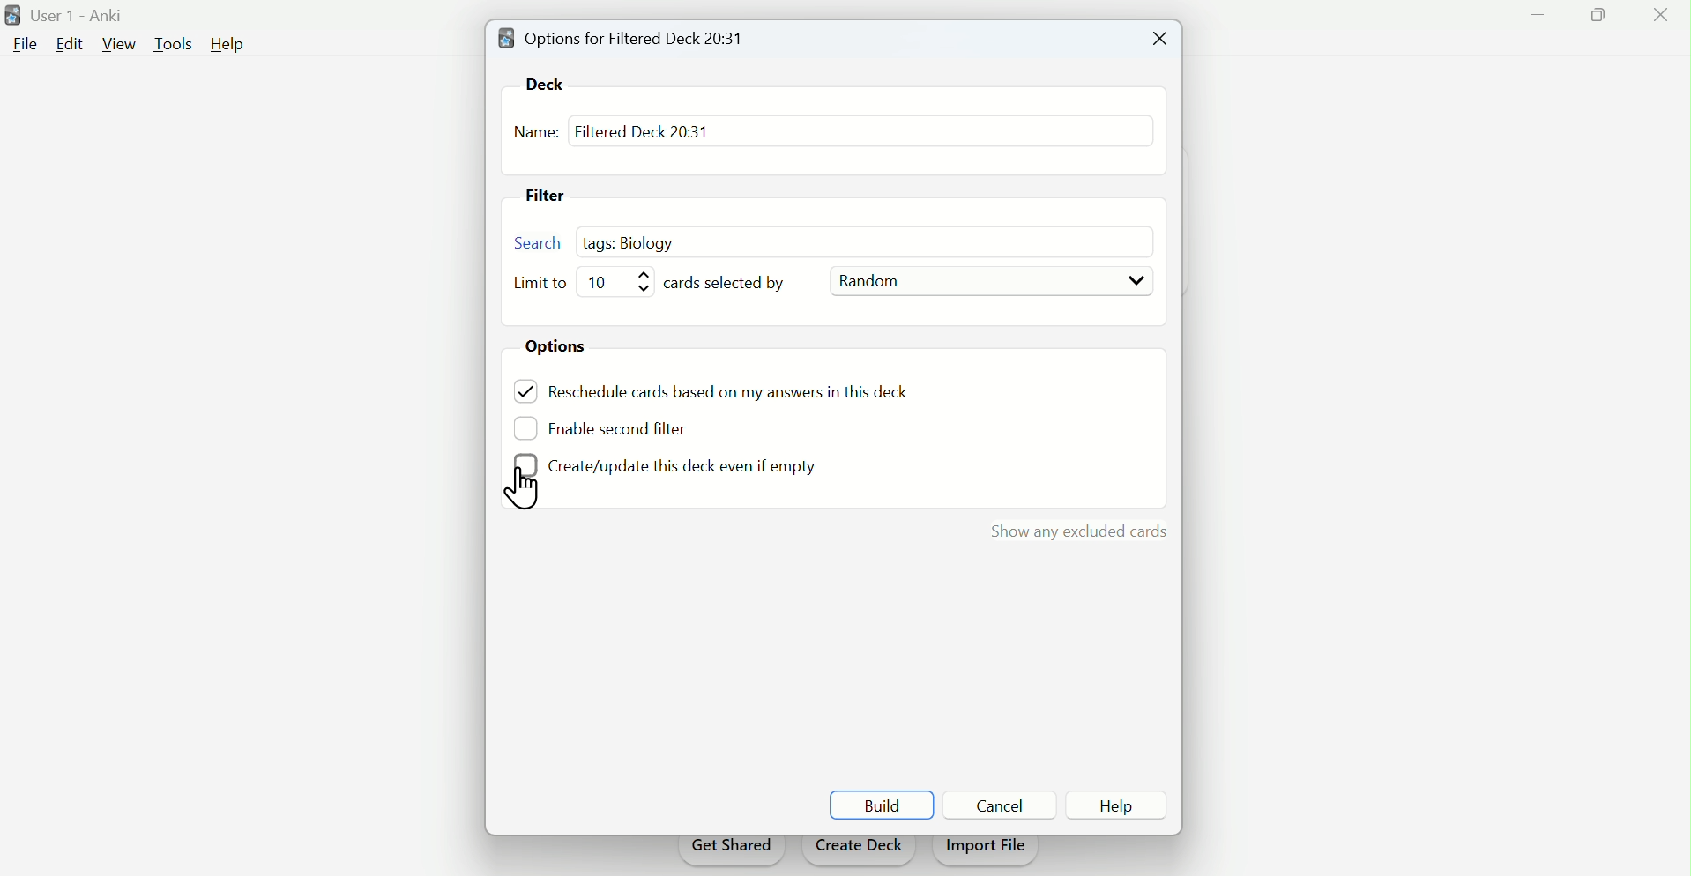 The width and height of the screenshot is (1691, 876). Describe the element at coordinates (987, 851) in the screenshot. I see `Import file` at that location.